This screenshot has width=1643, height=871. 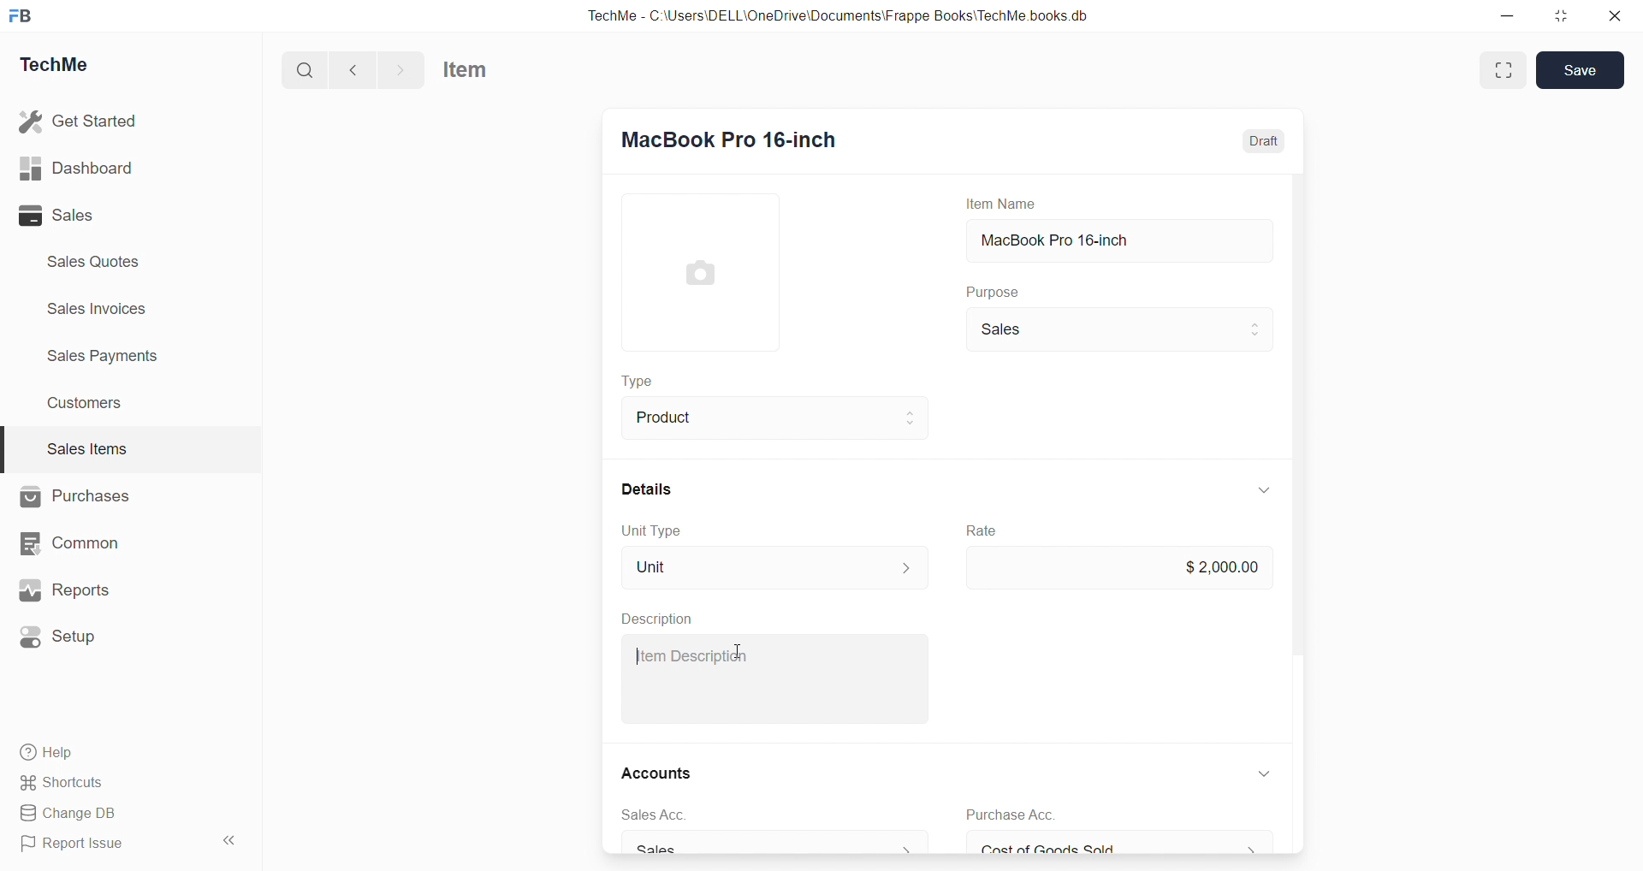 What do you see at coordinates (86, 405) in the screenshot?
I see `Customers` at bounding box center [86, 405].